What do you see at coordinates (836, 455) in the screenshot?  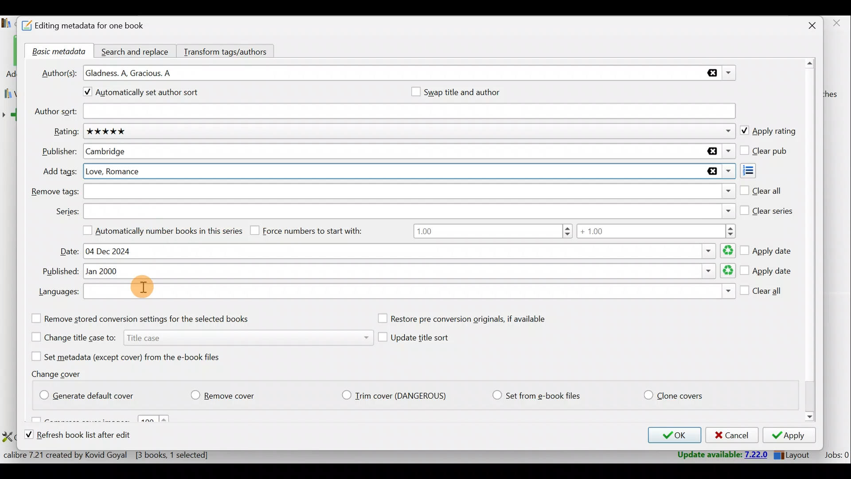 I see `Jobs` at bounding box center [836, 455].